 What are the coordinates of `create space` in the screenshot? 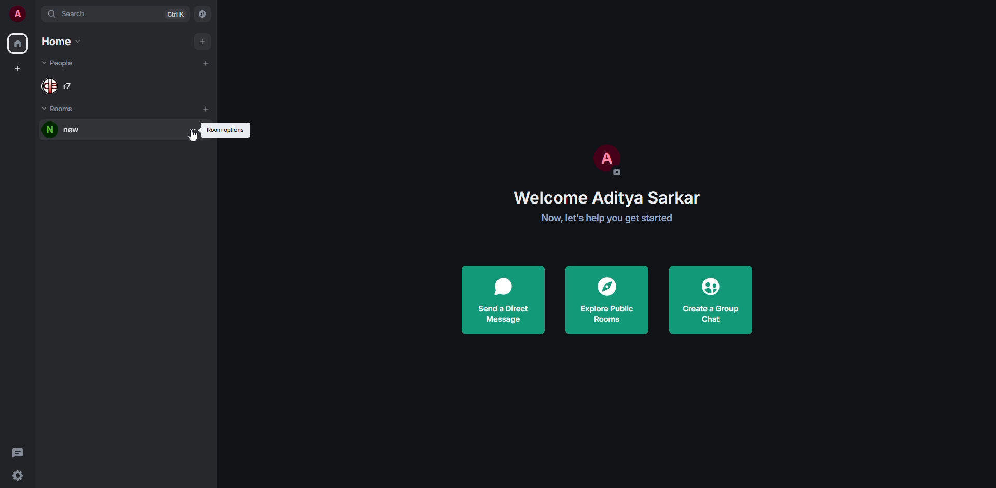 It's located at (19, 69).